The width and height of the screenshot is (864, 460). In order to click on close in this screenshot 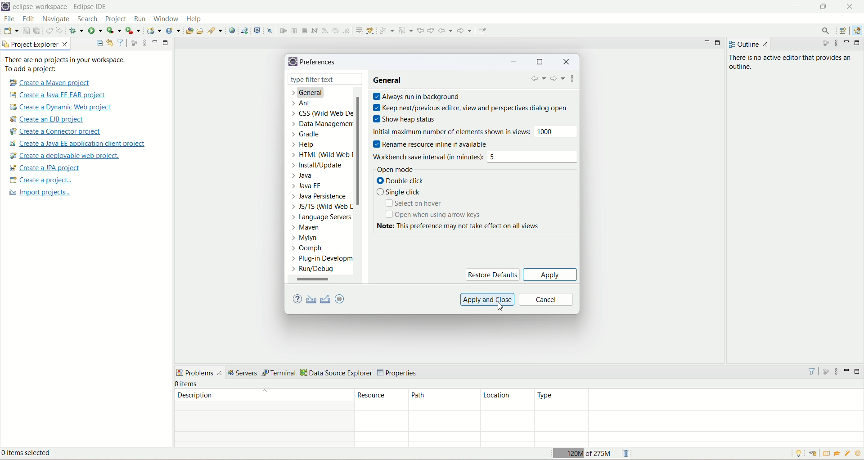, I will do `click(566, 63)`.